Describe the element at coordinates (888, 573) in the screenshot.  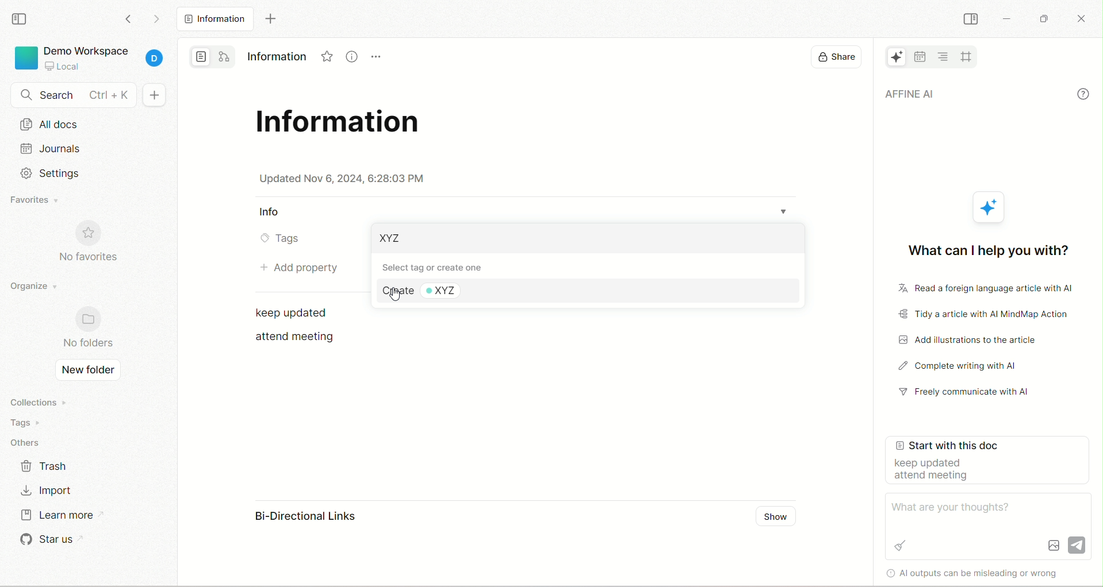
I see `Warning icon` at that location.